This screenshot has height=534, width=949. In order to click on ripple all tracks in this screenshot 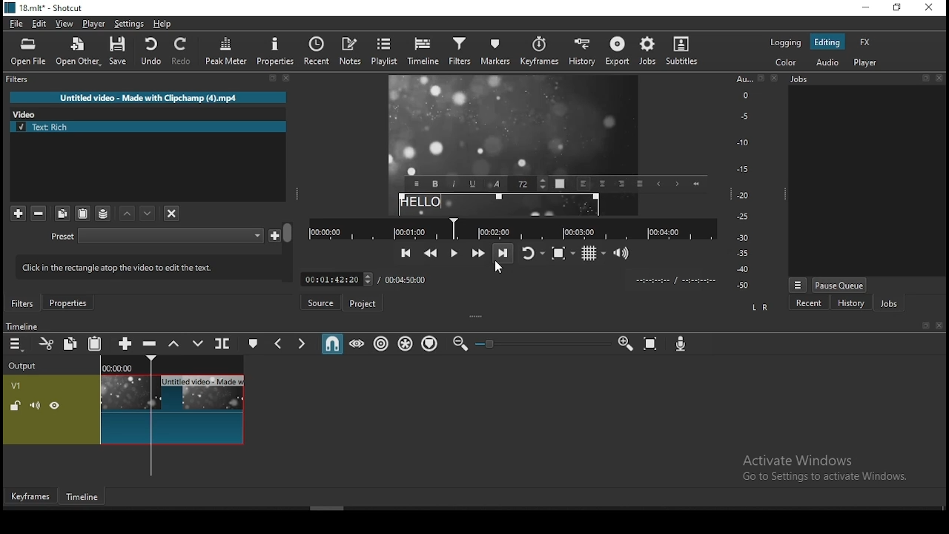, I will do `click(406, 343)`.